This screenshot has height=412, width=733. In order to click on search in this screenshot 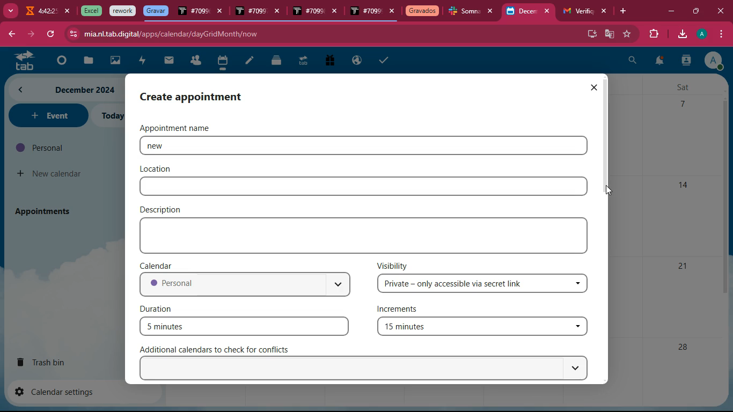, I will do `click(633, 62)`.